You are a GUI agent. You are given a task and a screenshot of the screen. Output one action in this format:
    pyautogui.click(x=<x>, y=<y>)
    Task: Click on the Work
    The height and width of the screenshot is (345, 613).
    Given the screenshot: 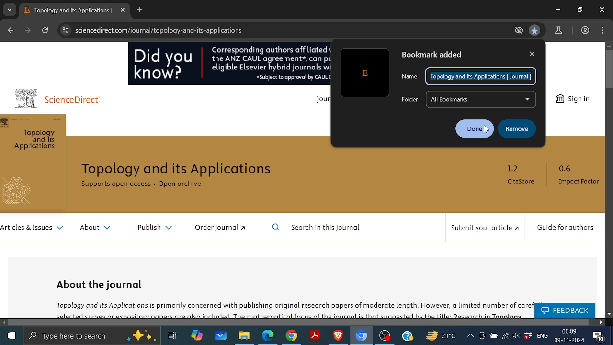 What is the action you would take?
    pyautogui.click(x=585, y=30)
    